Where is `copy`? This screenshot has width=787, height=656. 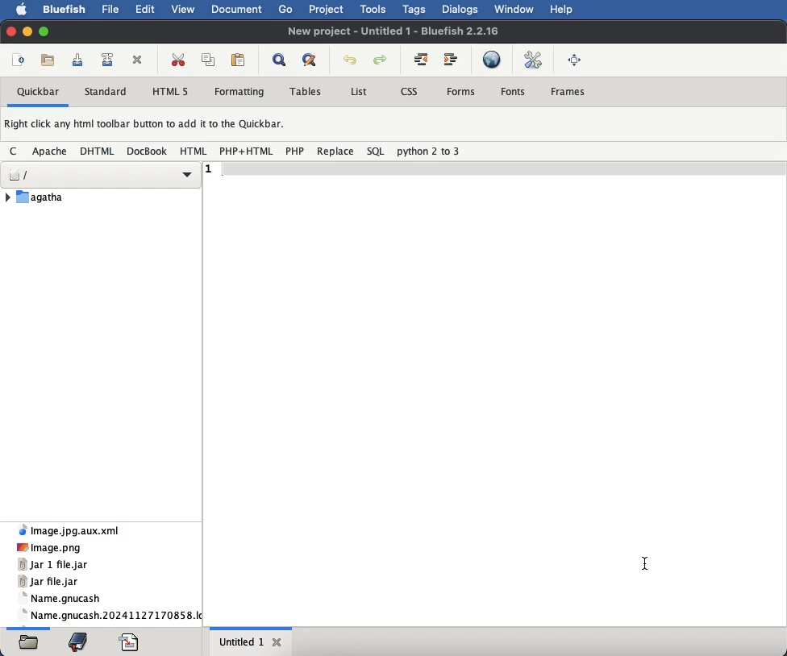 copy is located at coordinates (210, 60).